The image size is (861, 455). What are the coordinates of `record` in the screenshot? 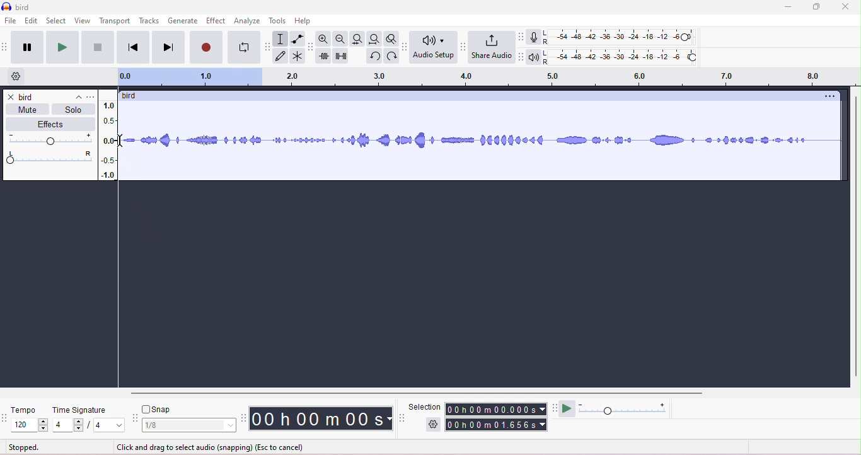 It's located at (205, 47).